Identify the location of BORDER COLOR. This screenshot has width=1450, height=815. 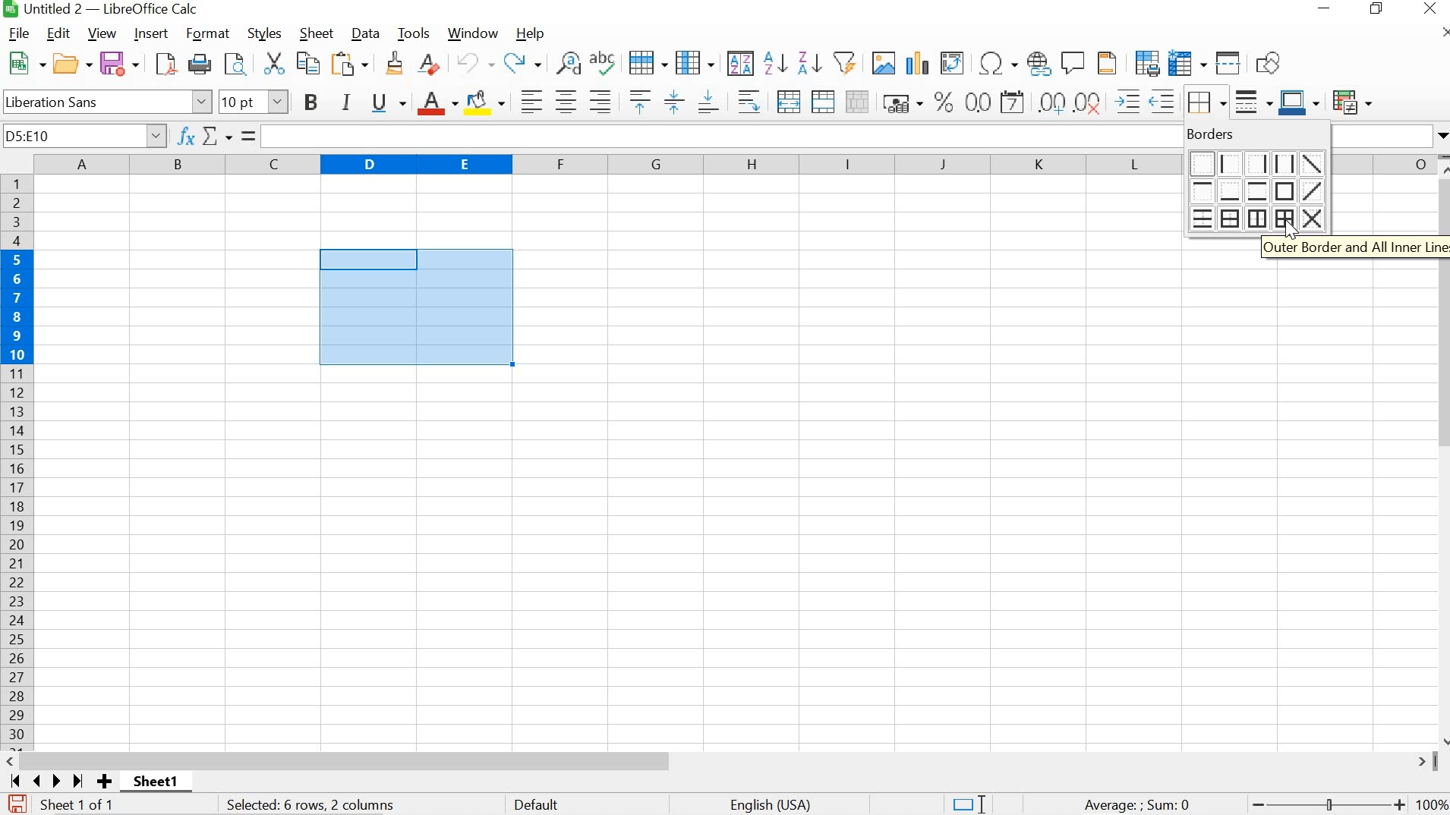
(1299, 101).